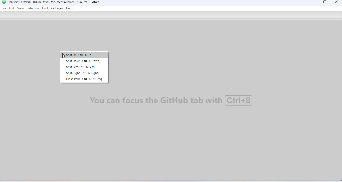 The width and height of the screenshot is (342, 182). I want to click on Split right, so click(84, 73).